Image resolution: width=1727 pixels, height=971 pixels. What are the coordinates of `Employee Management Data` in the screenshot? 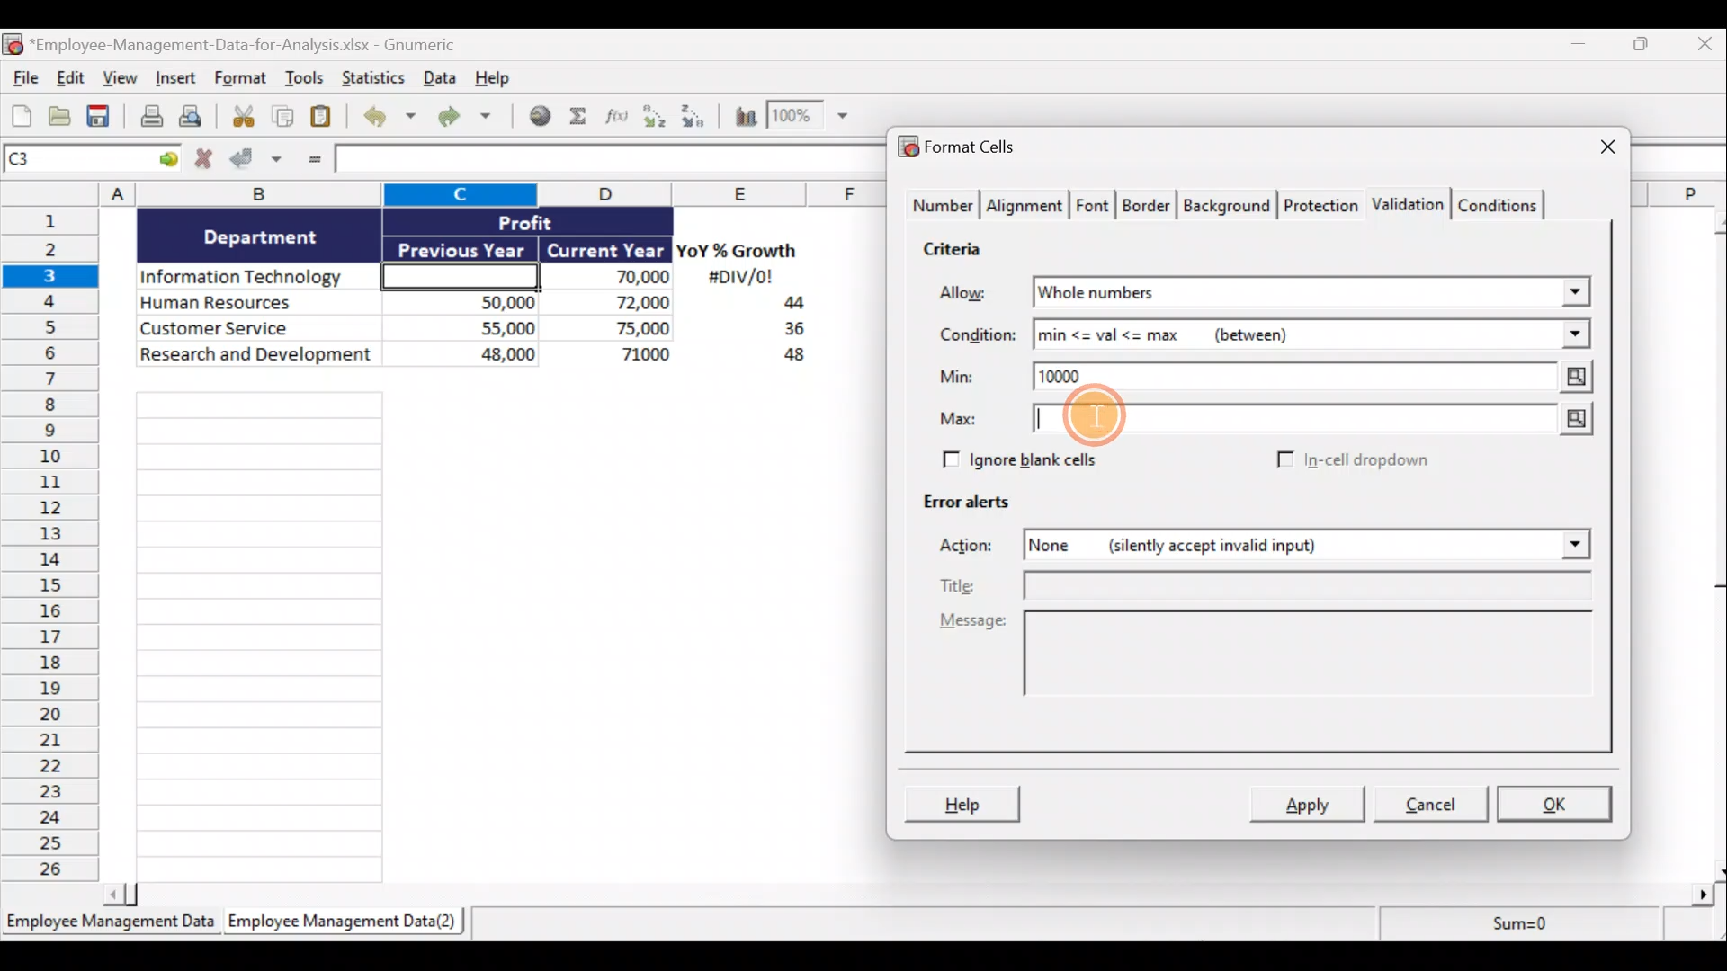 It's located at (109, 924).